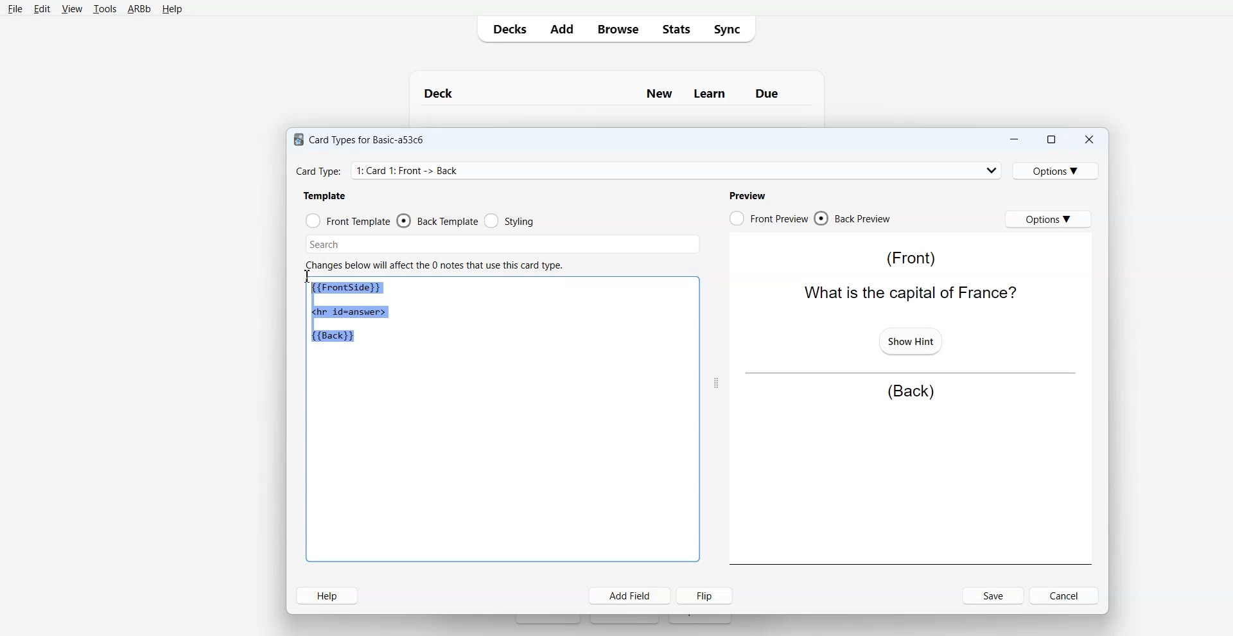 The image size is (1233, 636). Describe the element at coordinates (768, 218) in the screenshot. I see `Front Preview` at that location.